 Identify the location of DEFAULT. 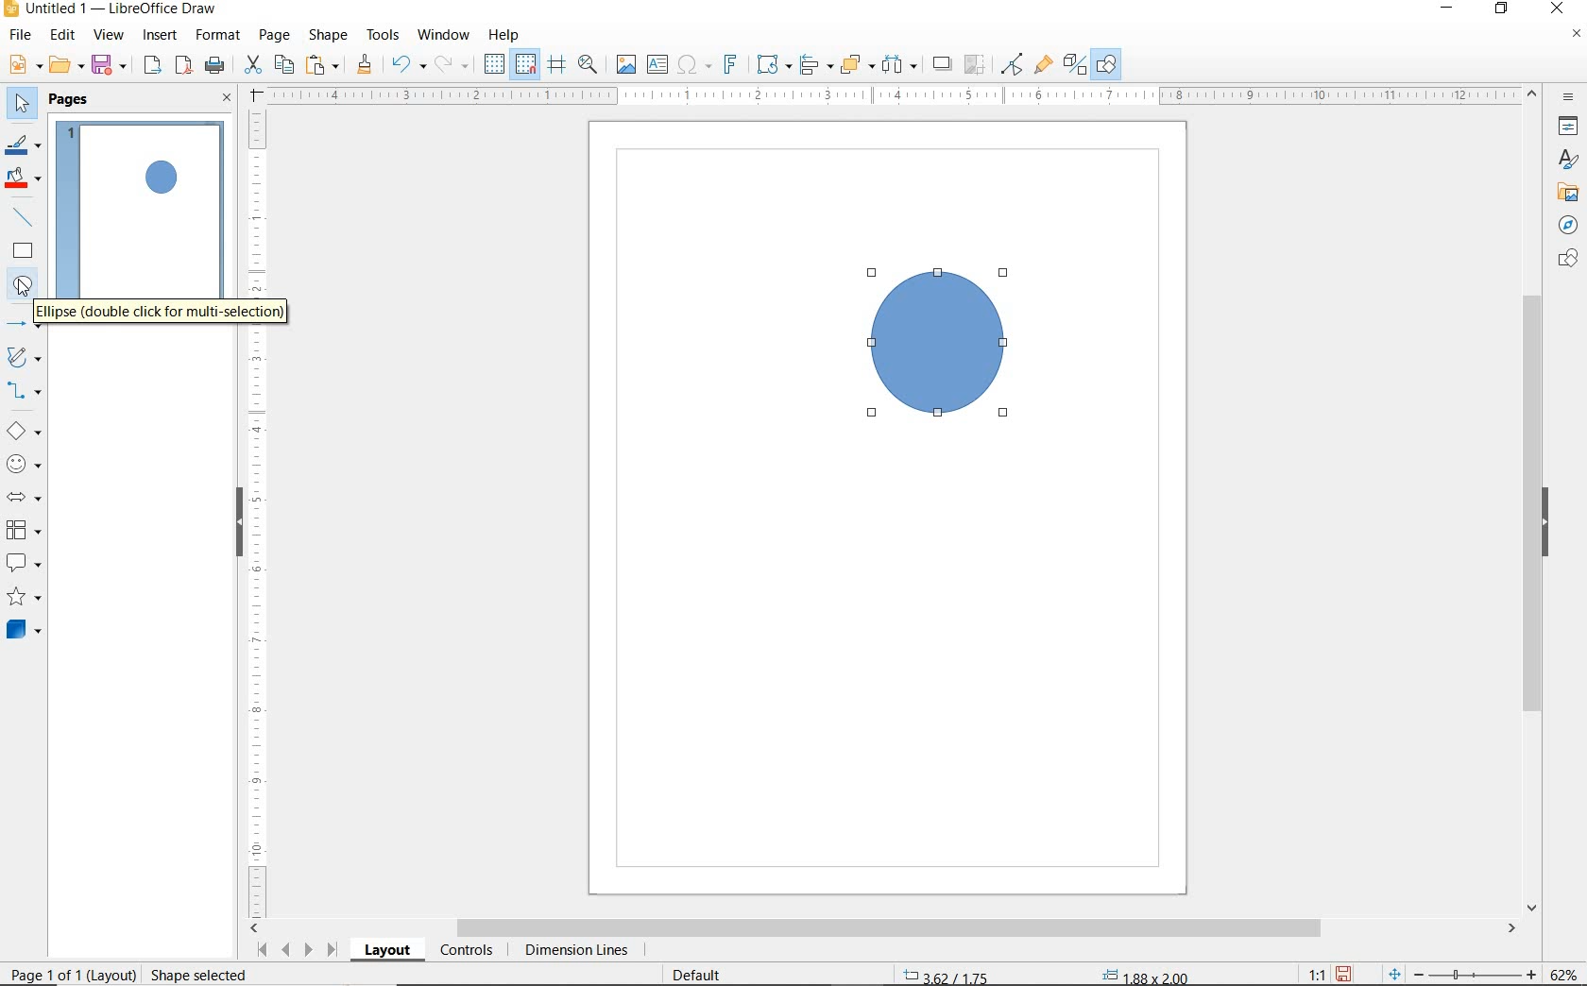
(703, 973).